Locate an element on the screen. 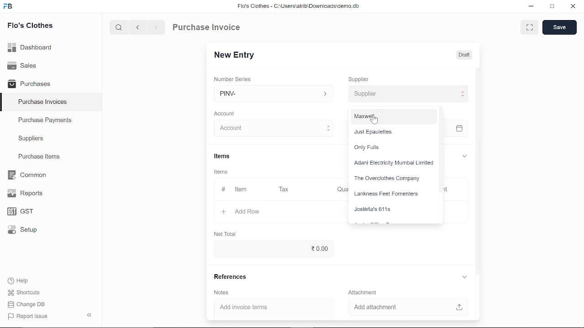 Image resolution: width=584 pixels, height=328 pixels. hide is located at coordinates (88, 316).